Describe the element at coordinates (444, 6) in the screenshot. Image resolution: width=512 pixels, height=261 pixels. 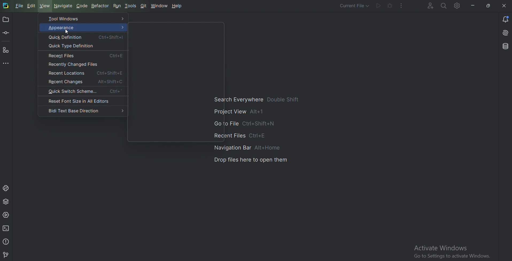
I see `Search Everywhere` at that location.